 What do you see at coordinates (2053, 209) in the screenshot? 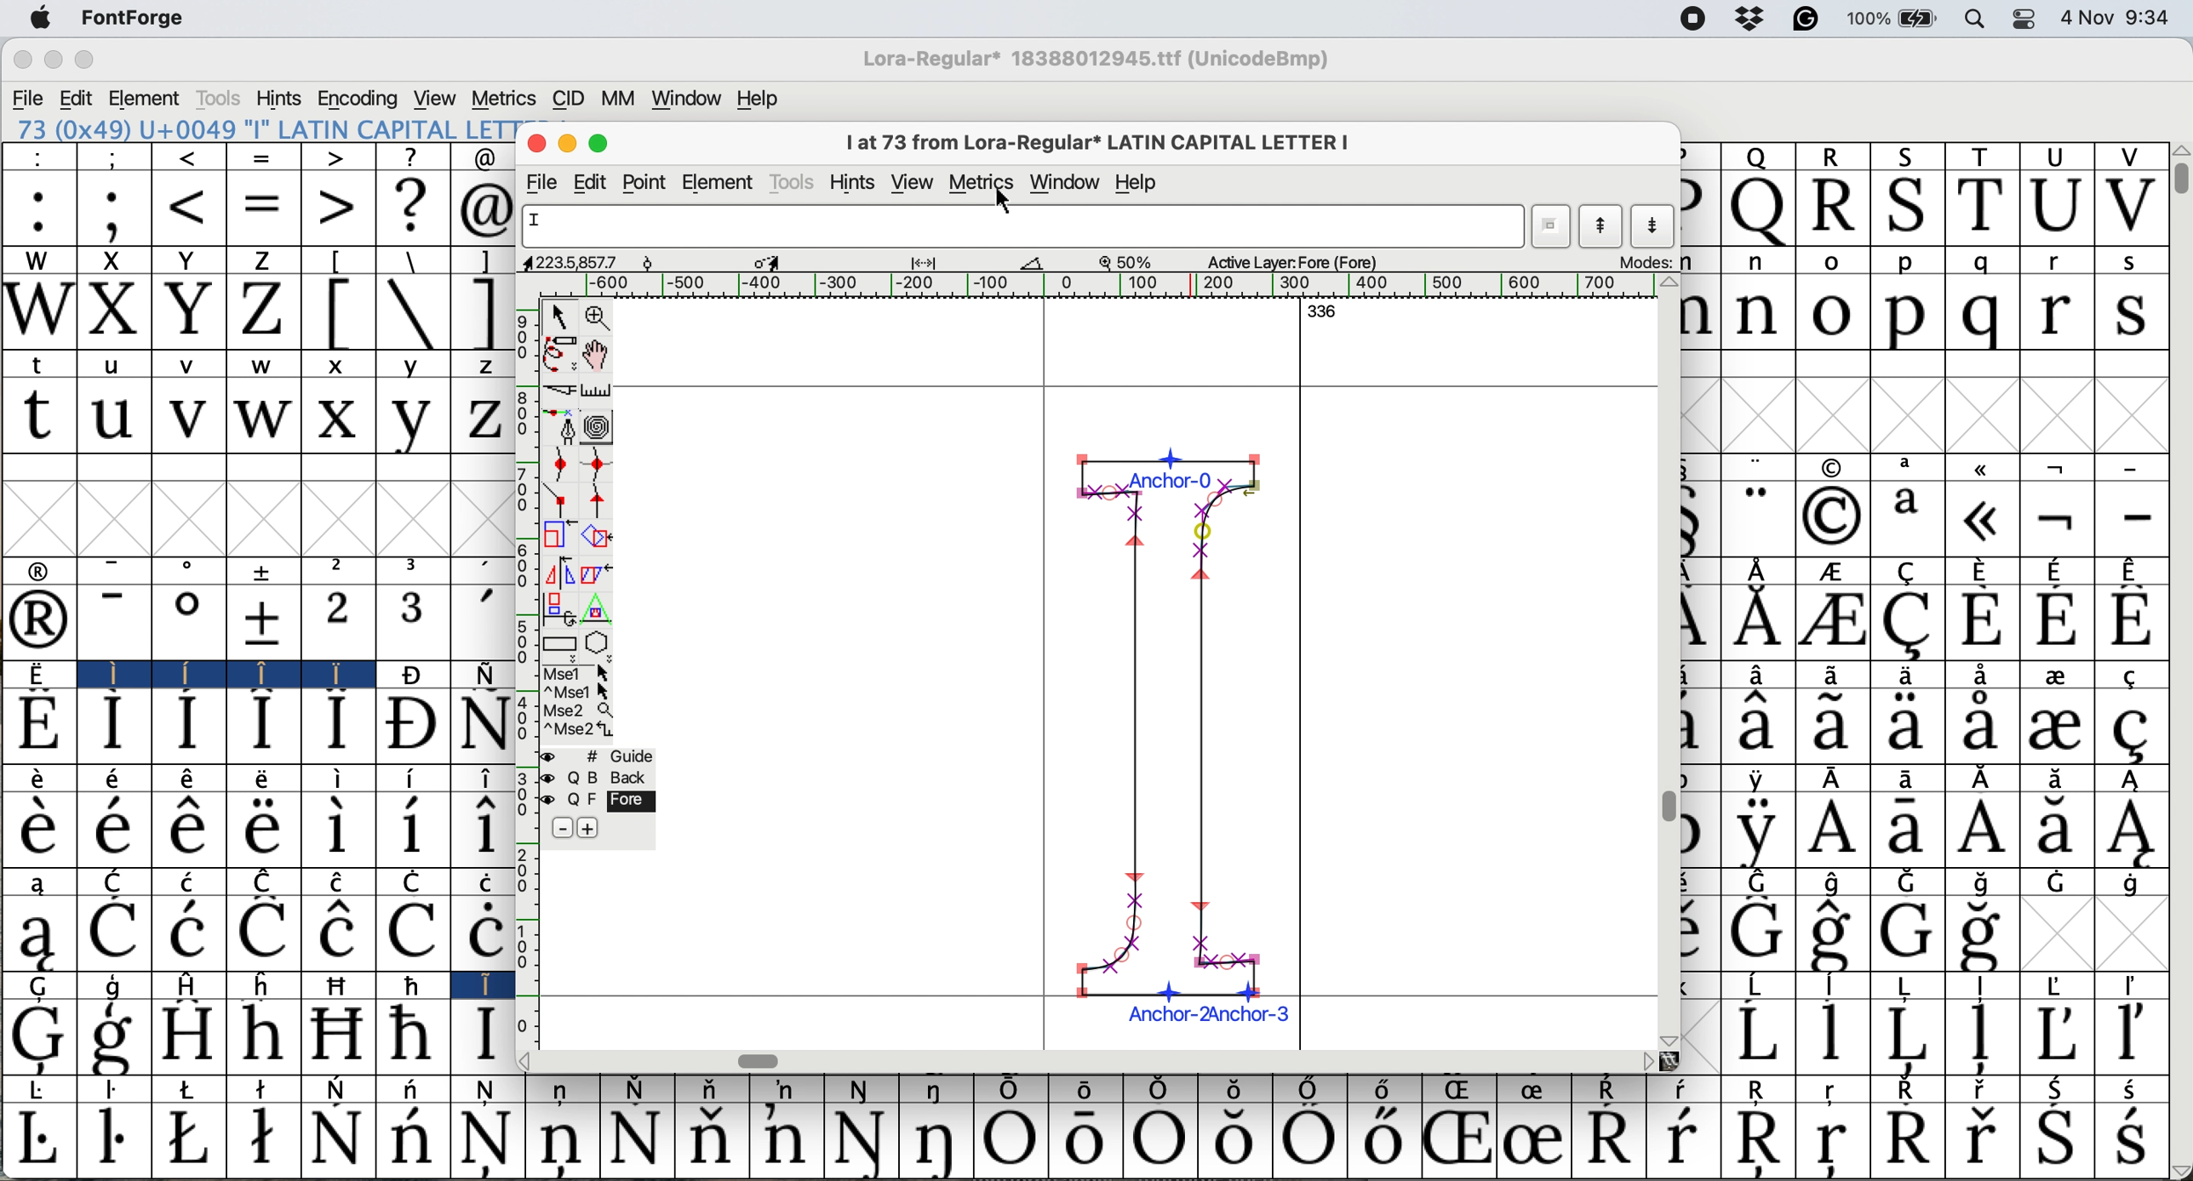
I see `U` at bounding box center [2053, 209].